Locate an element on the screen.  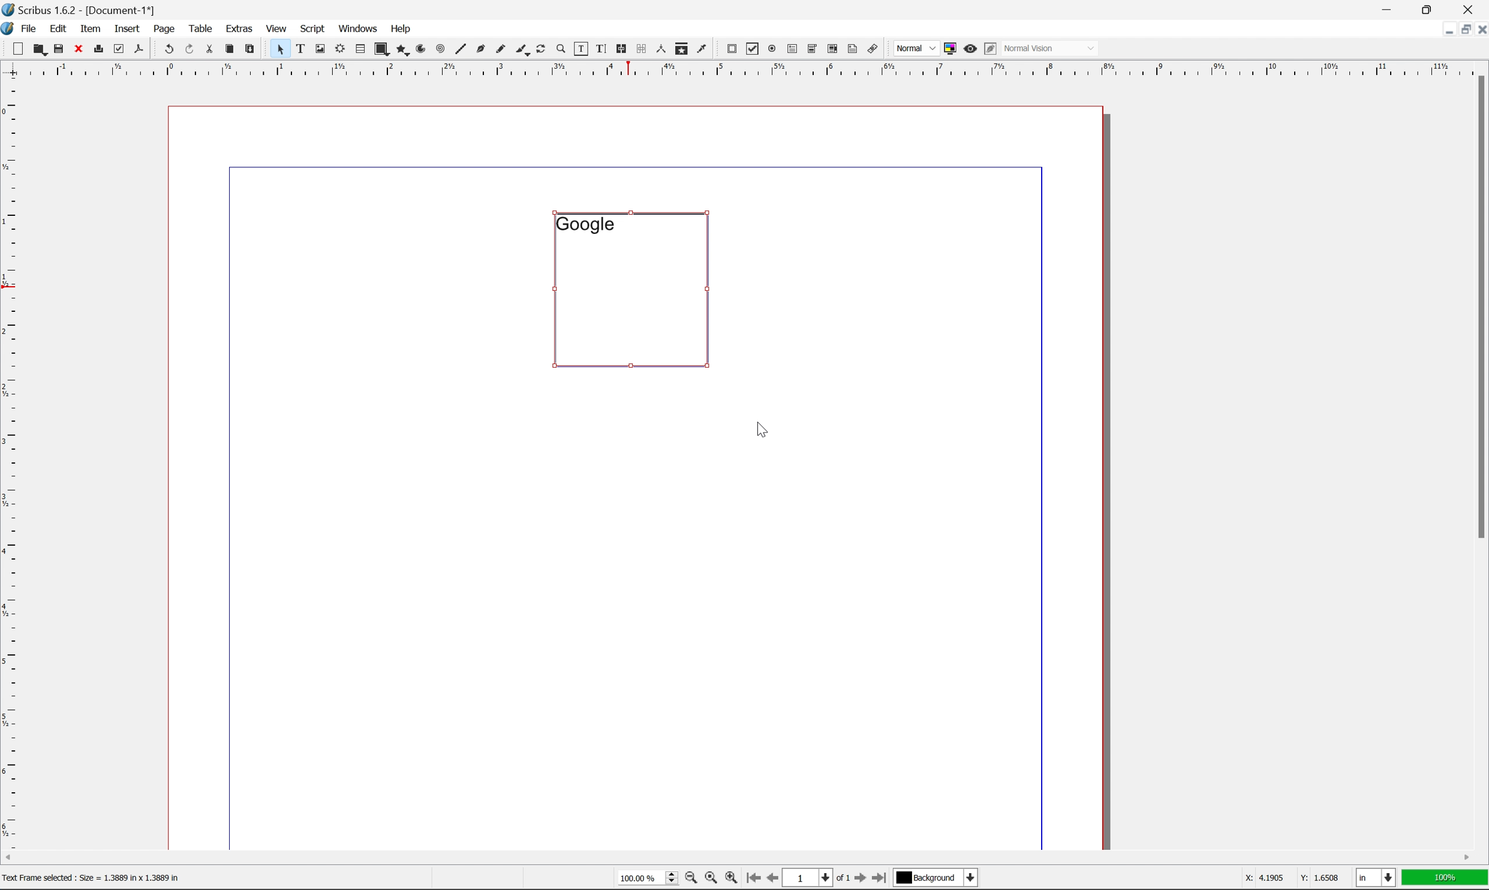
windows is located at coordinates (360, 28).